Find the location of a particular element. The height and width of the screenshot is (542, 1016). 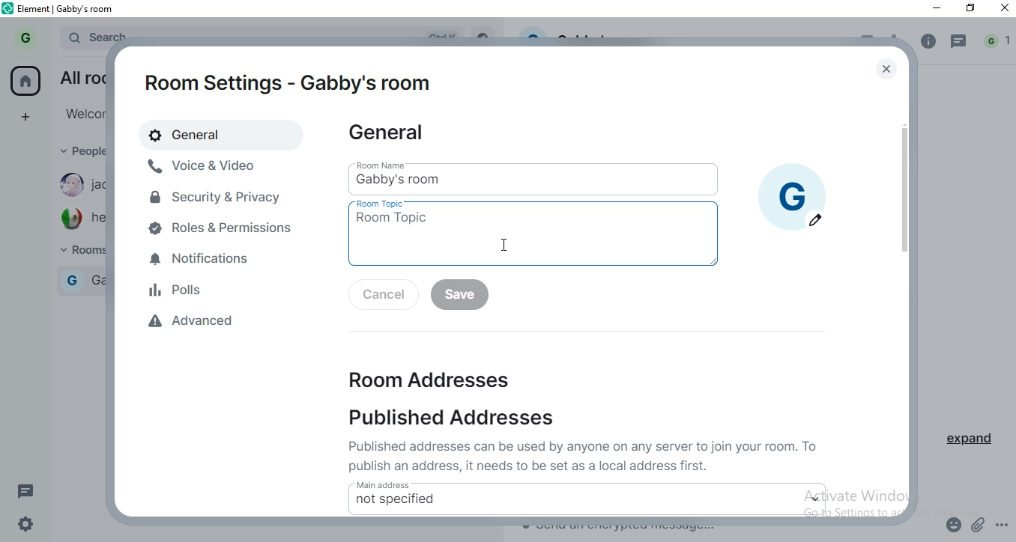

expand is located at coordinates (976, 442).